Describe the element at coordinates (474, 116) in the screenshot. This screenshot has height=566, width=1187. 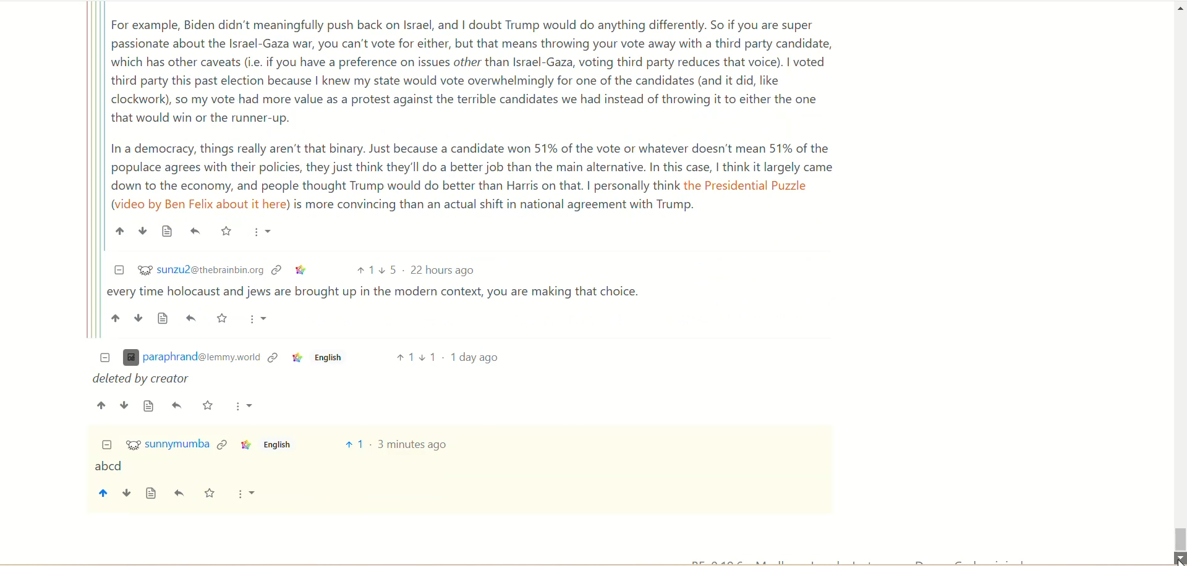
I see `For example, Biden didn't meaningfully push back on Israel, and | doubt Trump would do anything differently. So if you are super
passionate about the Israel-Gaza war, you can't vote for either, but that means throwing your vote away with a third party candidate,
which has other caveats (i.e. if you have a preference on issues other than Israel-Gaza, voting third party reduces that voice). | voted
third party this past election because | knew my state would vote overwhelmingly for one of the candidates (and it did, like
clockwork), so my vote had more value as a protest against the terrible candidates we had instead of throwing it to either the one
that would win or the runner-up.

In a democracy, things really aren't that binary. Just because a candidate won 51% of the vote or whatever doesn't mean 51% of the
populace agrees with their policies, they just think they'll do a better job than the main alternative. In this case, | think it largely came
down to the economy, and people thought Trump would do better than Harris on that. | personally think the Presidential Puzzle
(video by Ben Felix about it here) is more convincing than an actual shift in national agreement with Trump.` at that location.